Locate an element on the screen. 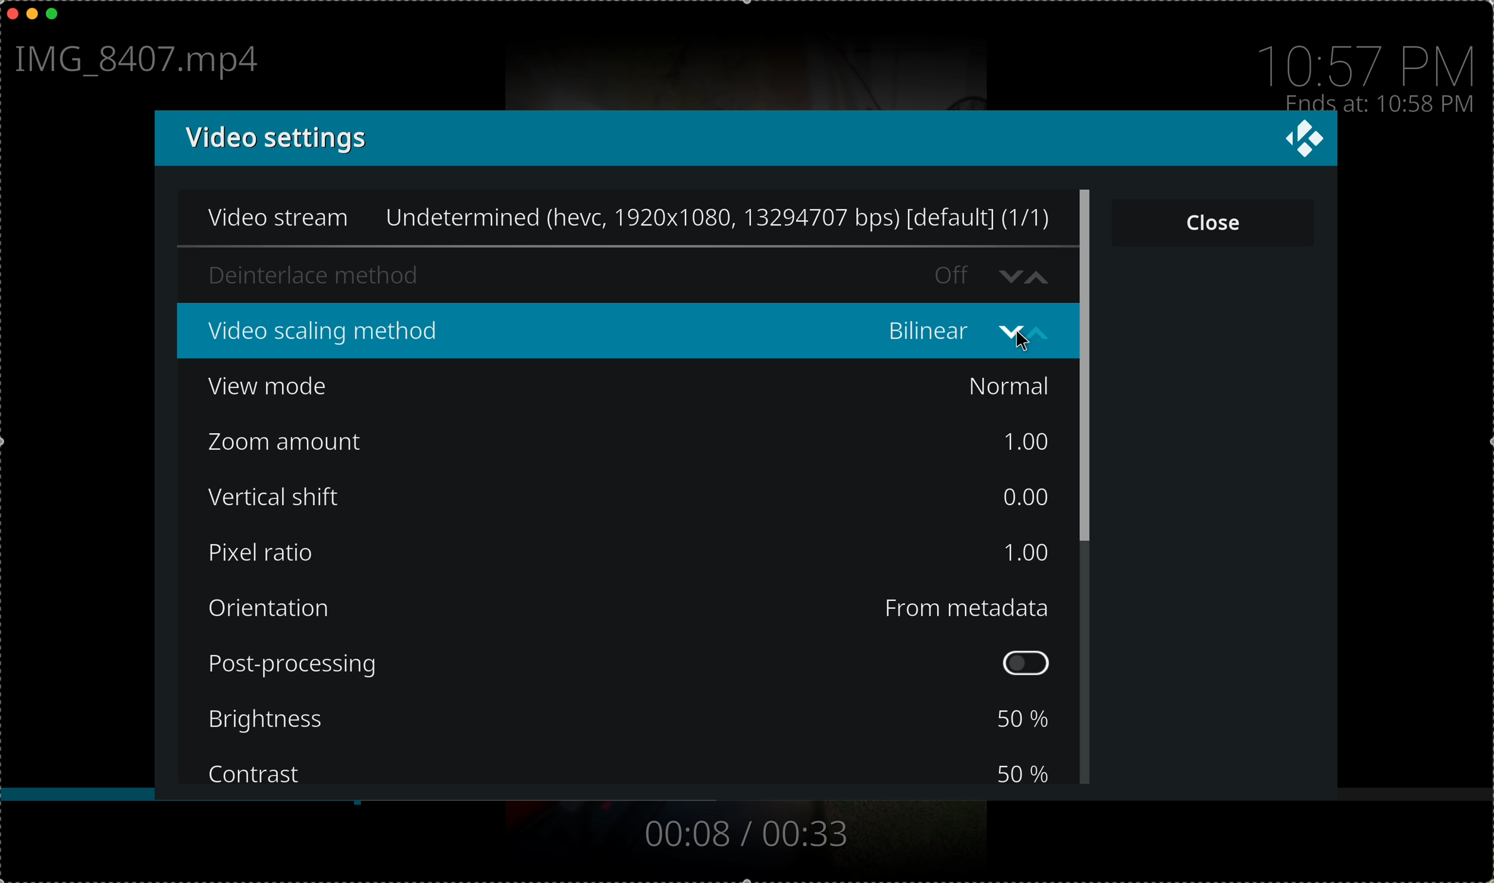 The image size is (1494, 883). file name is located at coordinates (143, 62).